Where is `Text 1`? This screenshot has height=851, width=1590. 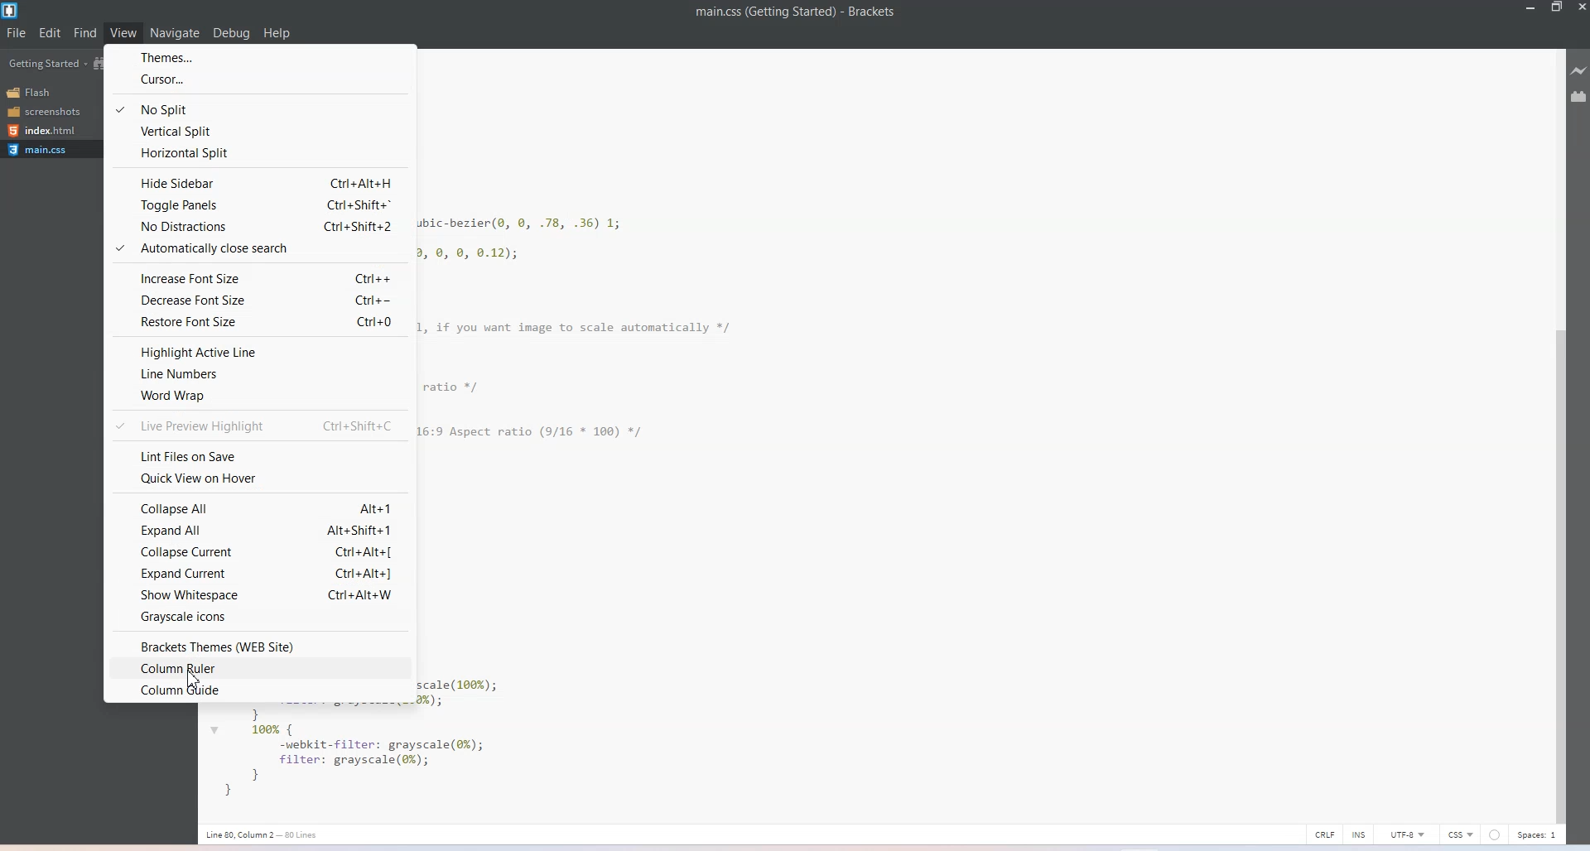
Text 1 is located at coordinates (797, 15).